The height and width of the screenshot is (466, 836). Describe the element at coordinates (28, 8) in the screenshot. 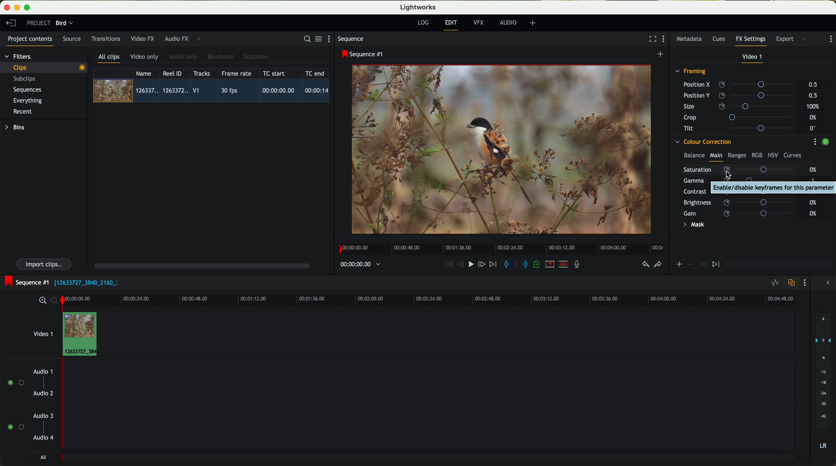

I see `maximize program` at that location.